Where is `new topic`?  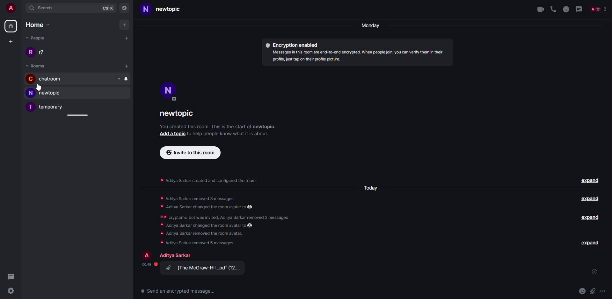
new topic is located at coordinates (47, 93).